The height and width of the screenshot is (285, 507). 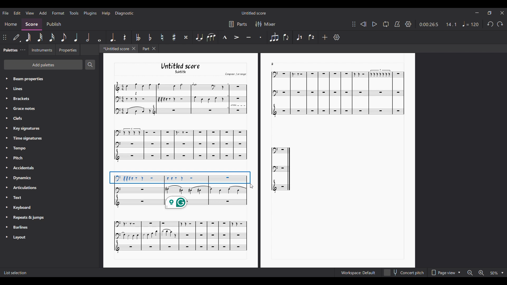 I want to click on Toggle flat, so click(x=150, y=37).